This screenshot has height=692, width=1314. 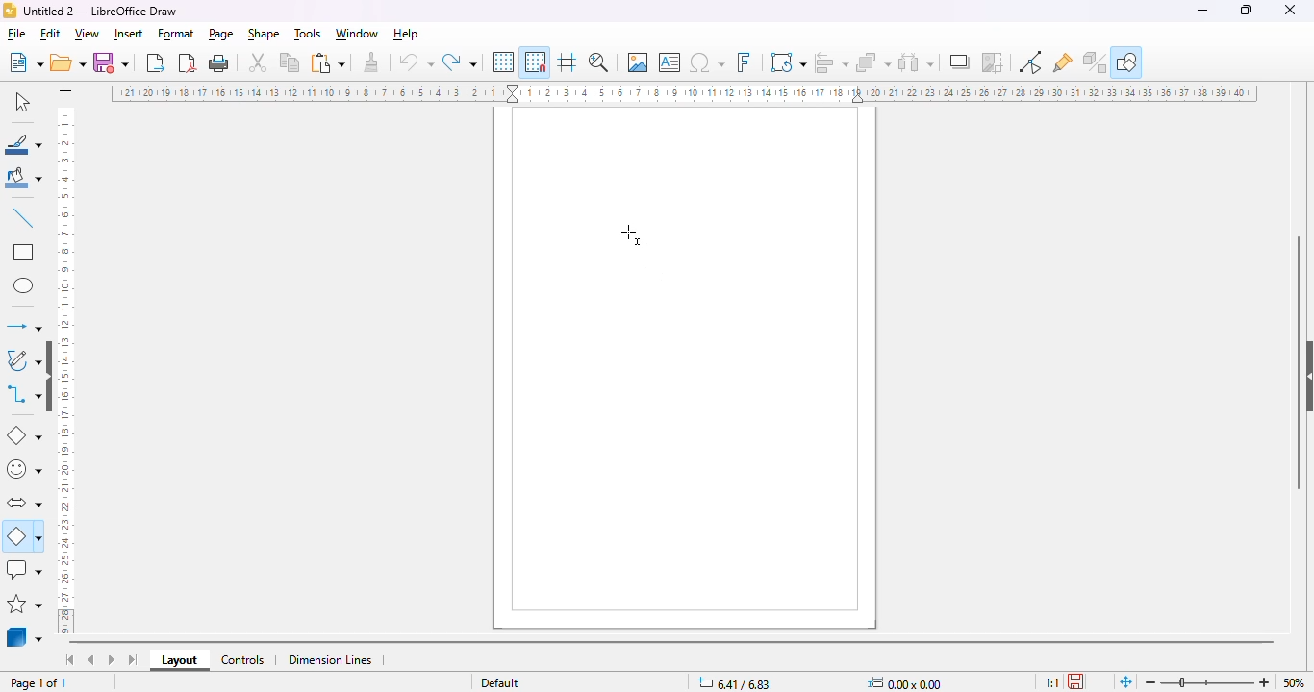 What do you see at coordinates (743, 681) in the screenshot?
I see `position and size coordinates` at bounding box center [743, 681].